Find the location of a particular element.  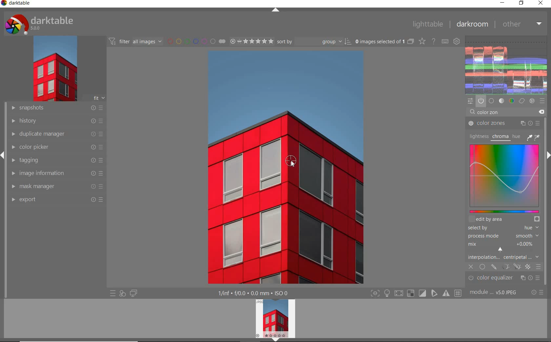

filter by image color label is located at coordinates (196, 41).